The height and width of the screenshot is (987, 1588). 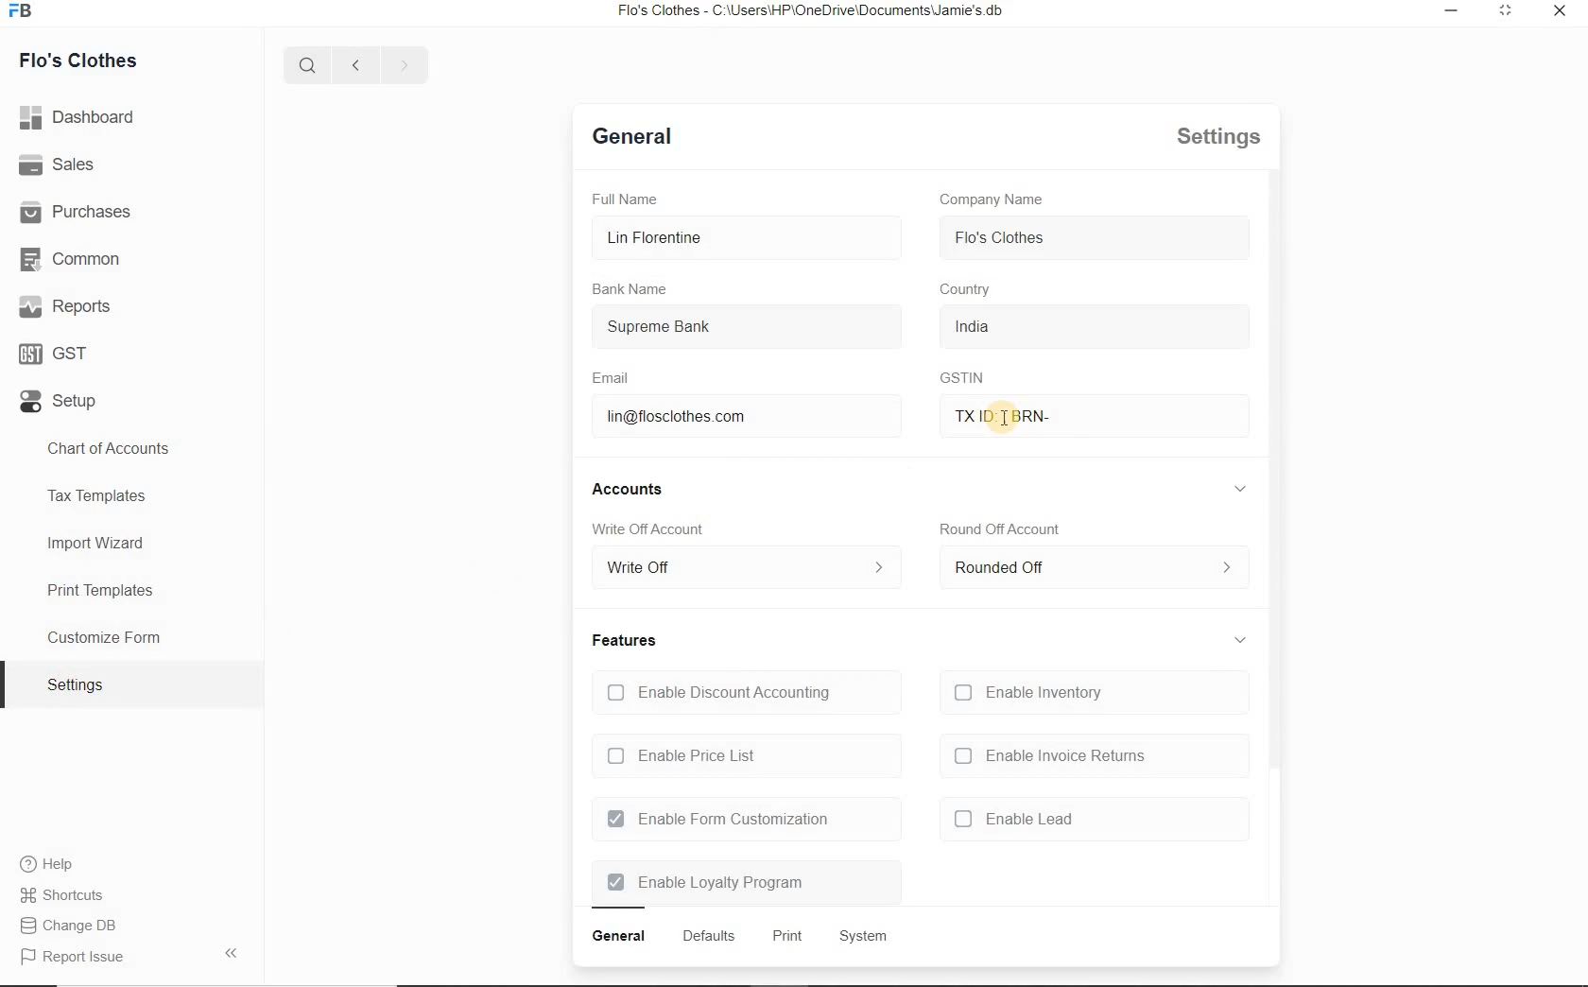 What do you see at coordinates (1001, 237) in the screenshot?
I see `flo's clothes` at bounding box center [1001, 237].